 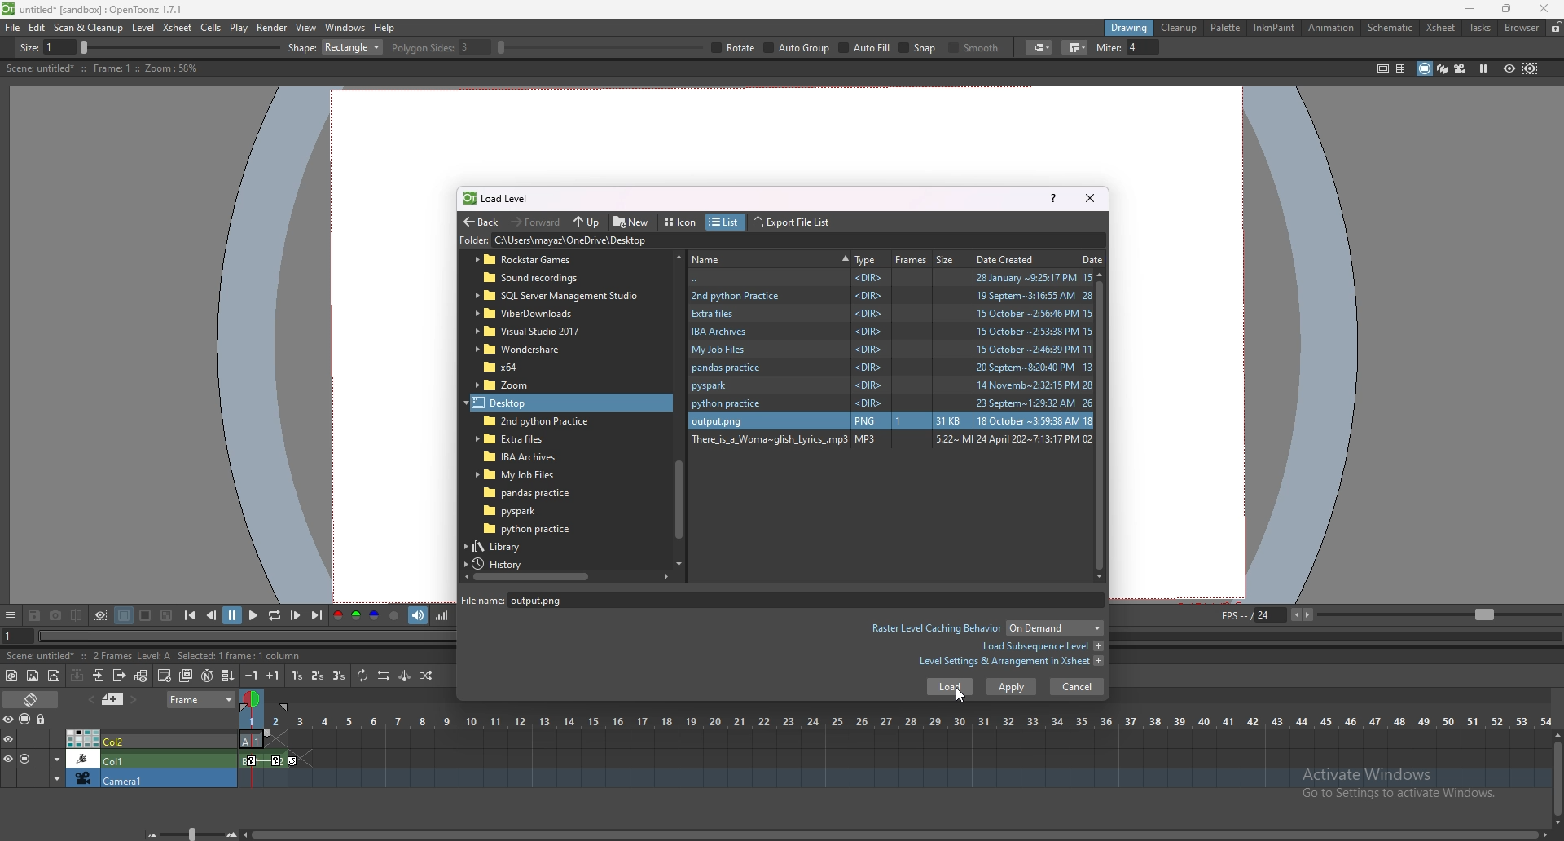 What do you see at coordinates (928, 47) in the screenshot?
I see `rotate bar` at bounding box center [928, 47].